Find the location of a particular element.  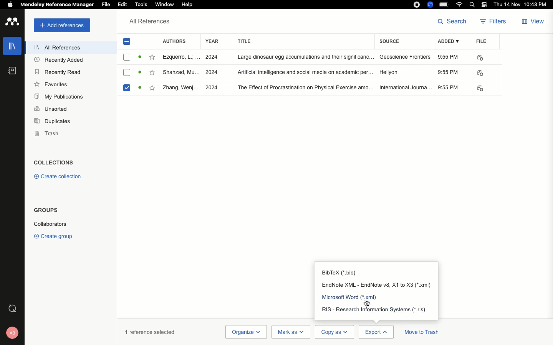

Filters is located at coordinates (494, 22).